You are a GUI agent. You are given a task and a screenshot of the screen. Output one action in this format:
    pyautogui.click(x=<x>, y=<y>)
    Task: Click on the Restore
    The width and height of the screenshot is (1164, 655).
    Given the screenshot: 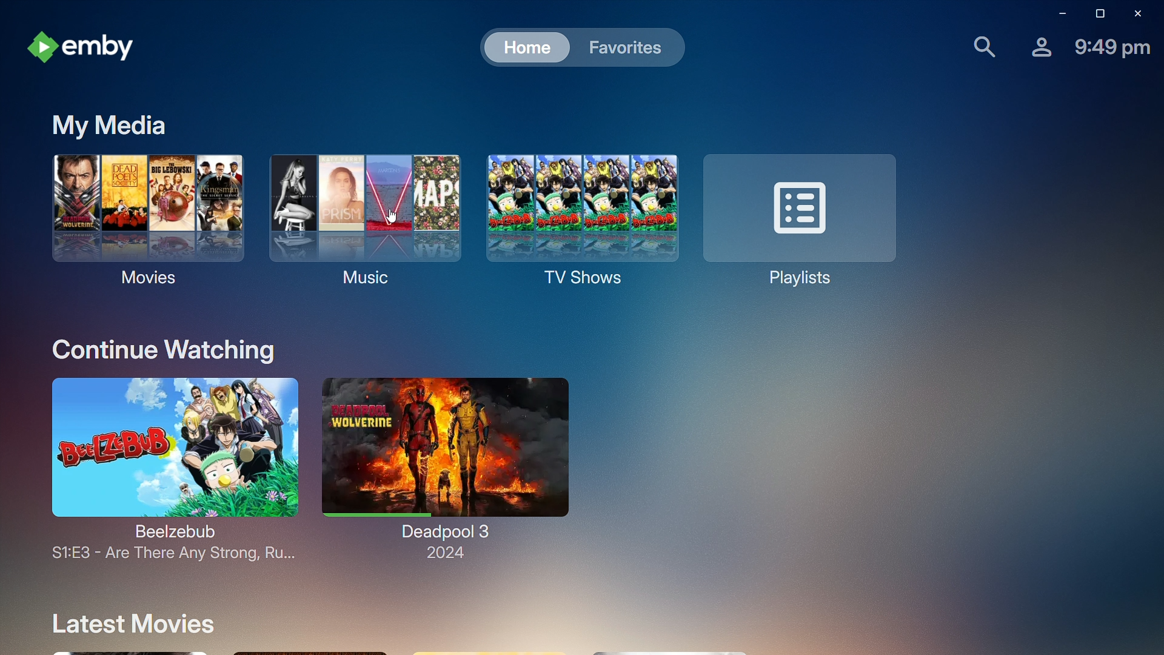 What is the action you would take?
    pyautogui.click(x=1096, y=13)
    